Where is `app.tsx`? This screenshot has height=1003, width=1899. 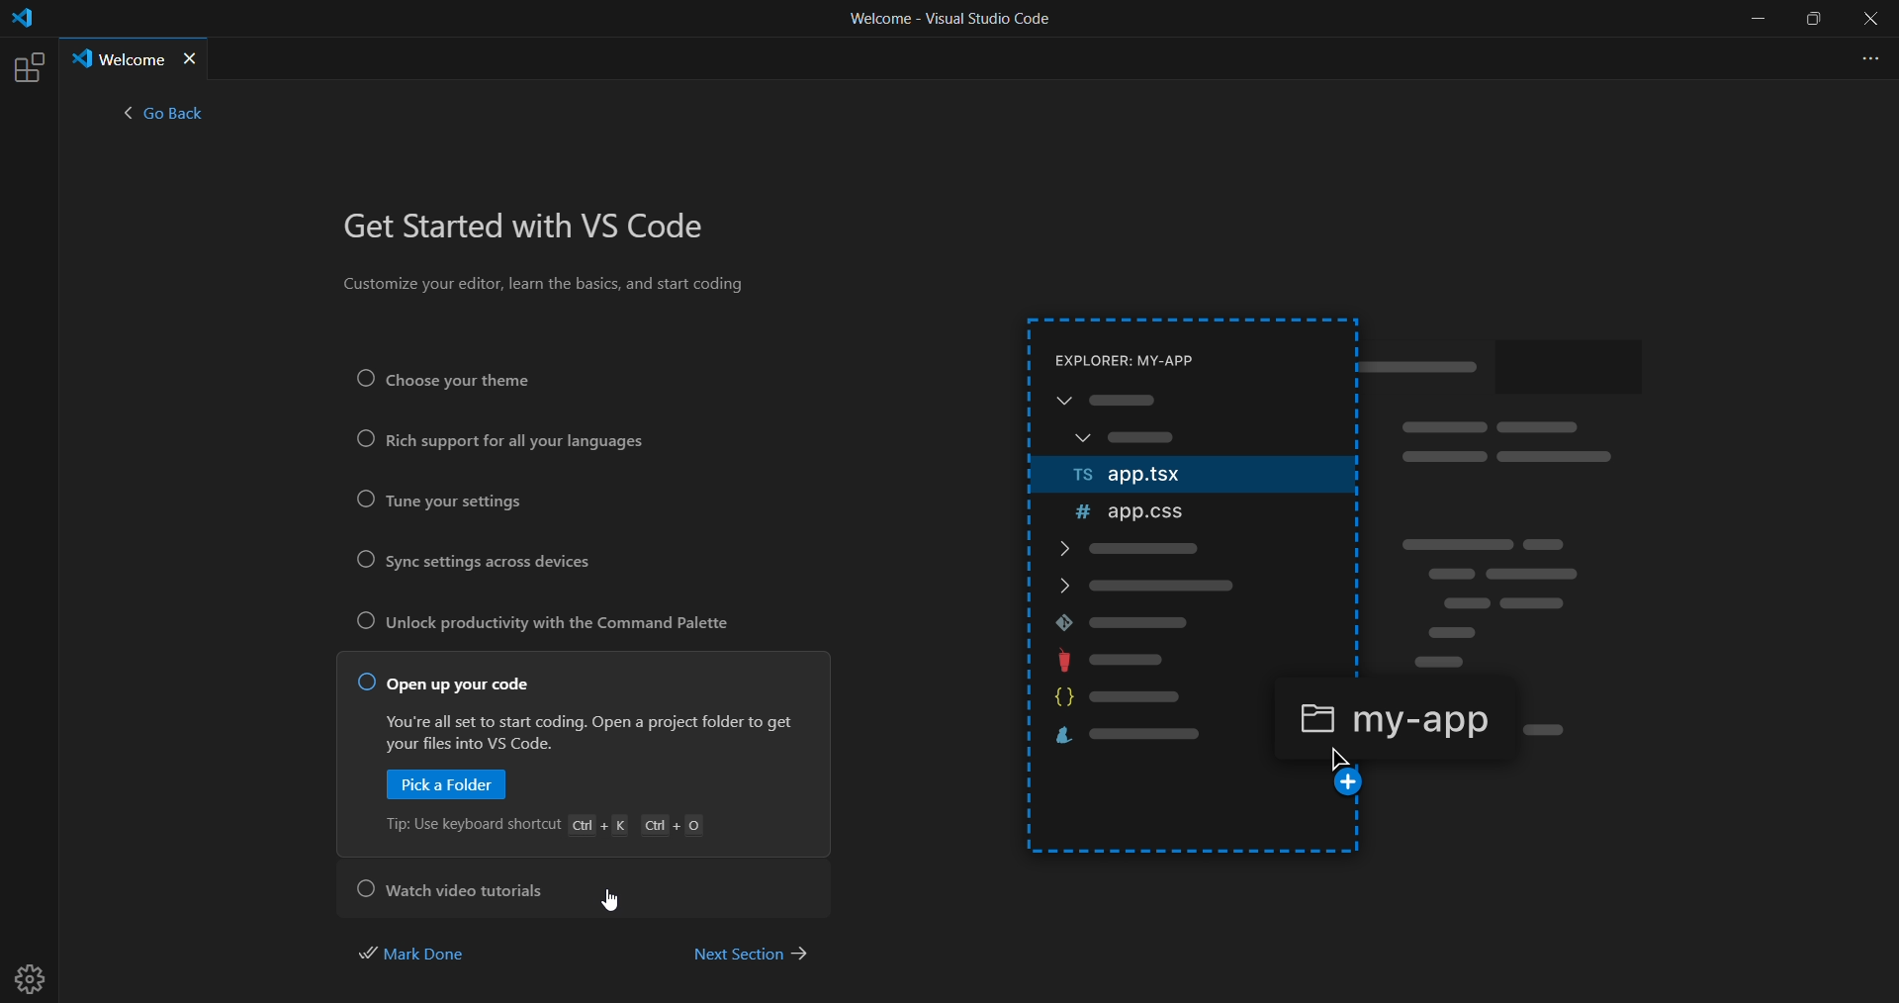
app.tsx is located at coordinates (1180, 477).